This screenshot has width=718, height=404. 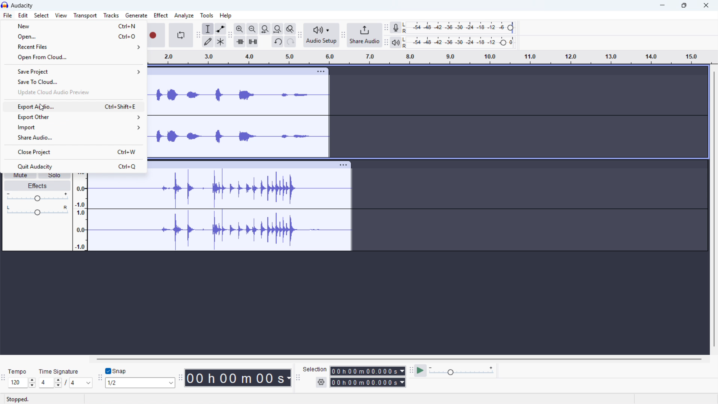 I want to click on Time toolbar, so click(x=181, y=378).